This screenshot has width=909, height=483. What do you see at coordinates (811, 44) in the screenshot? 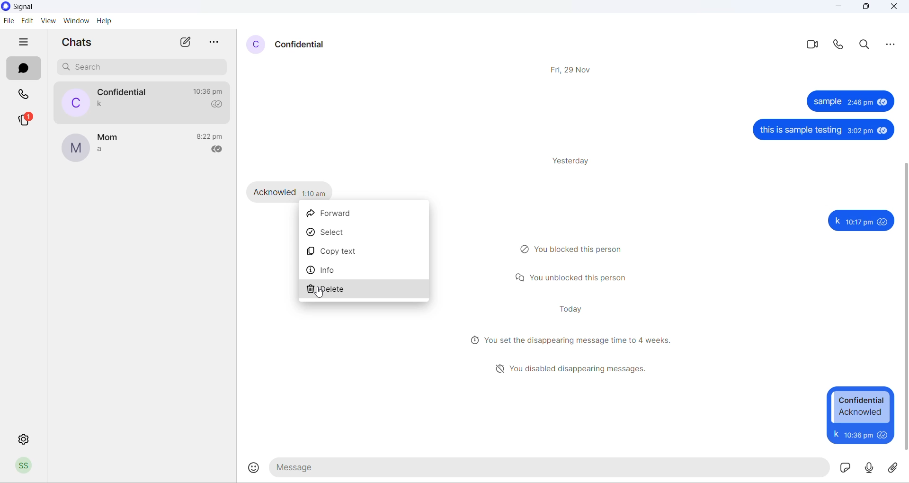
I see `video call` at bounding box center [811, 44].